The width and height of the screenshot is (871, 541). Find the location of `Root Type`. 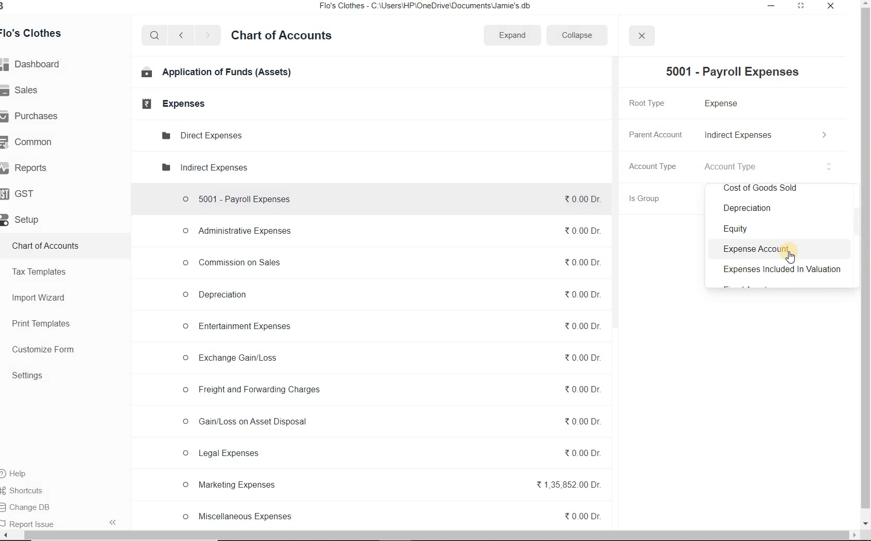

Root Type is located at coordinates (655, 103).